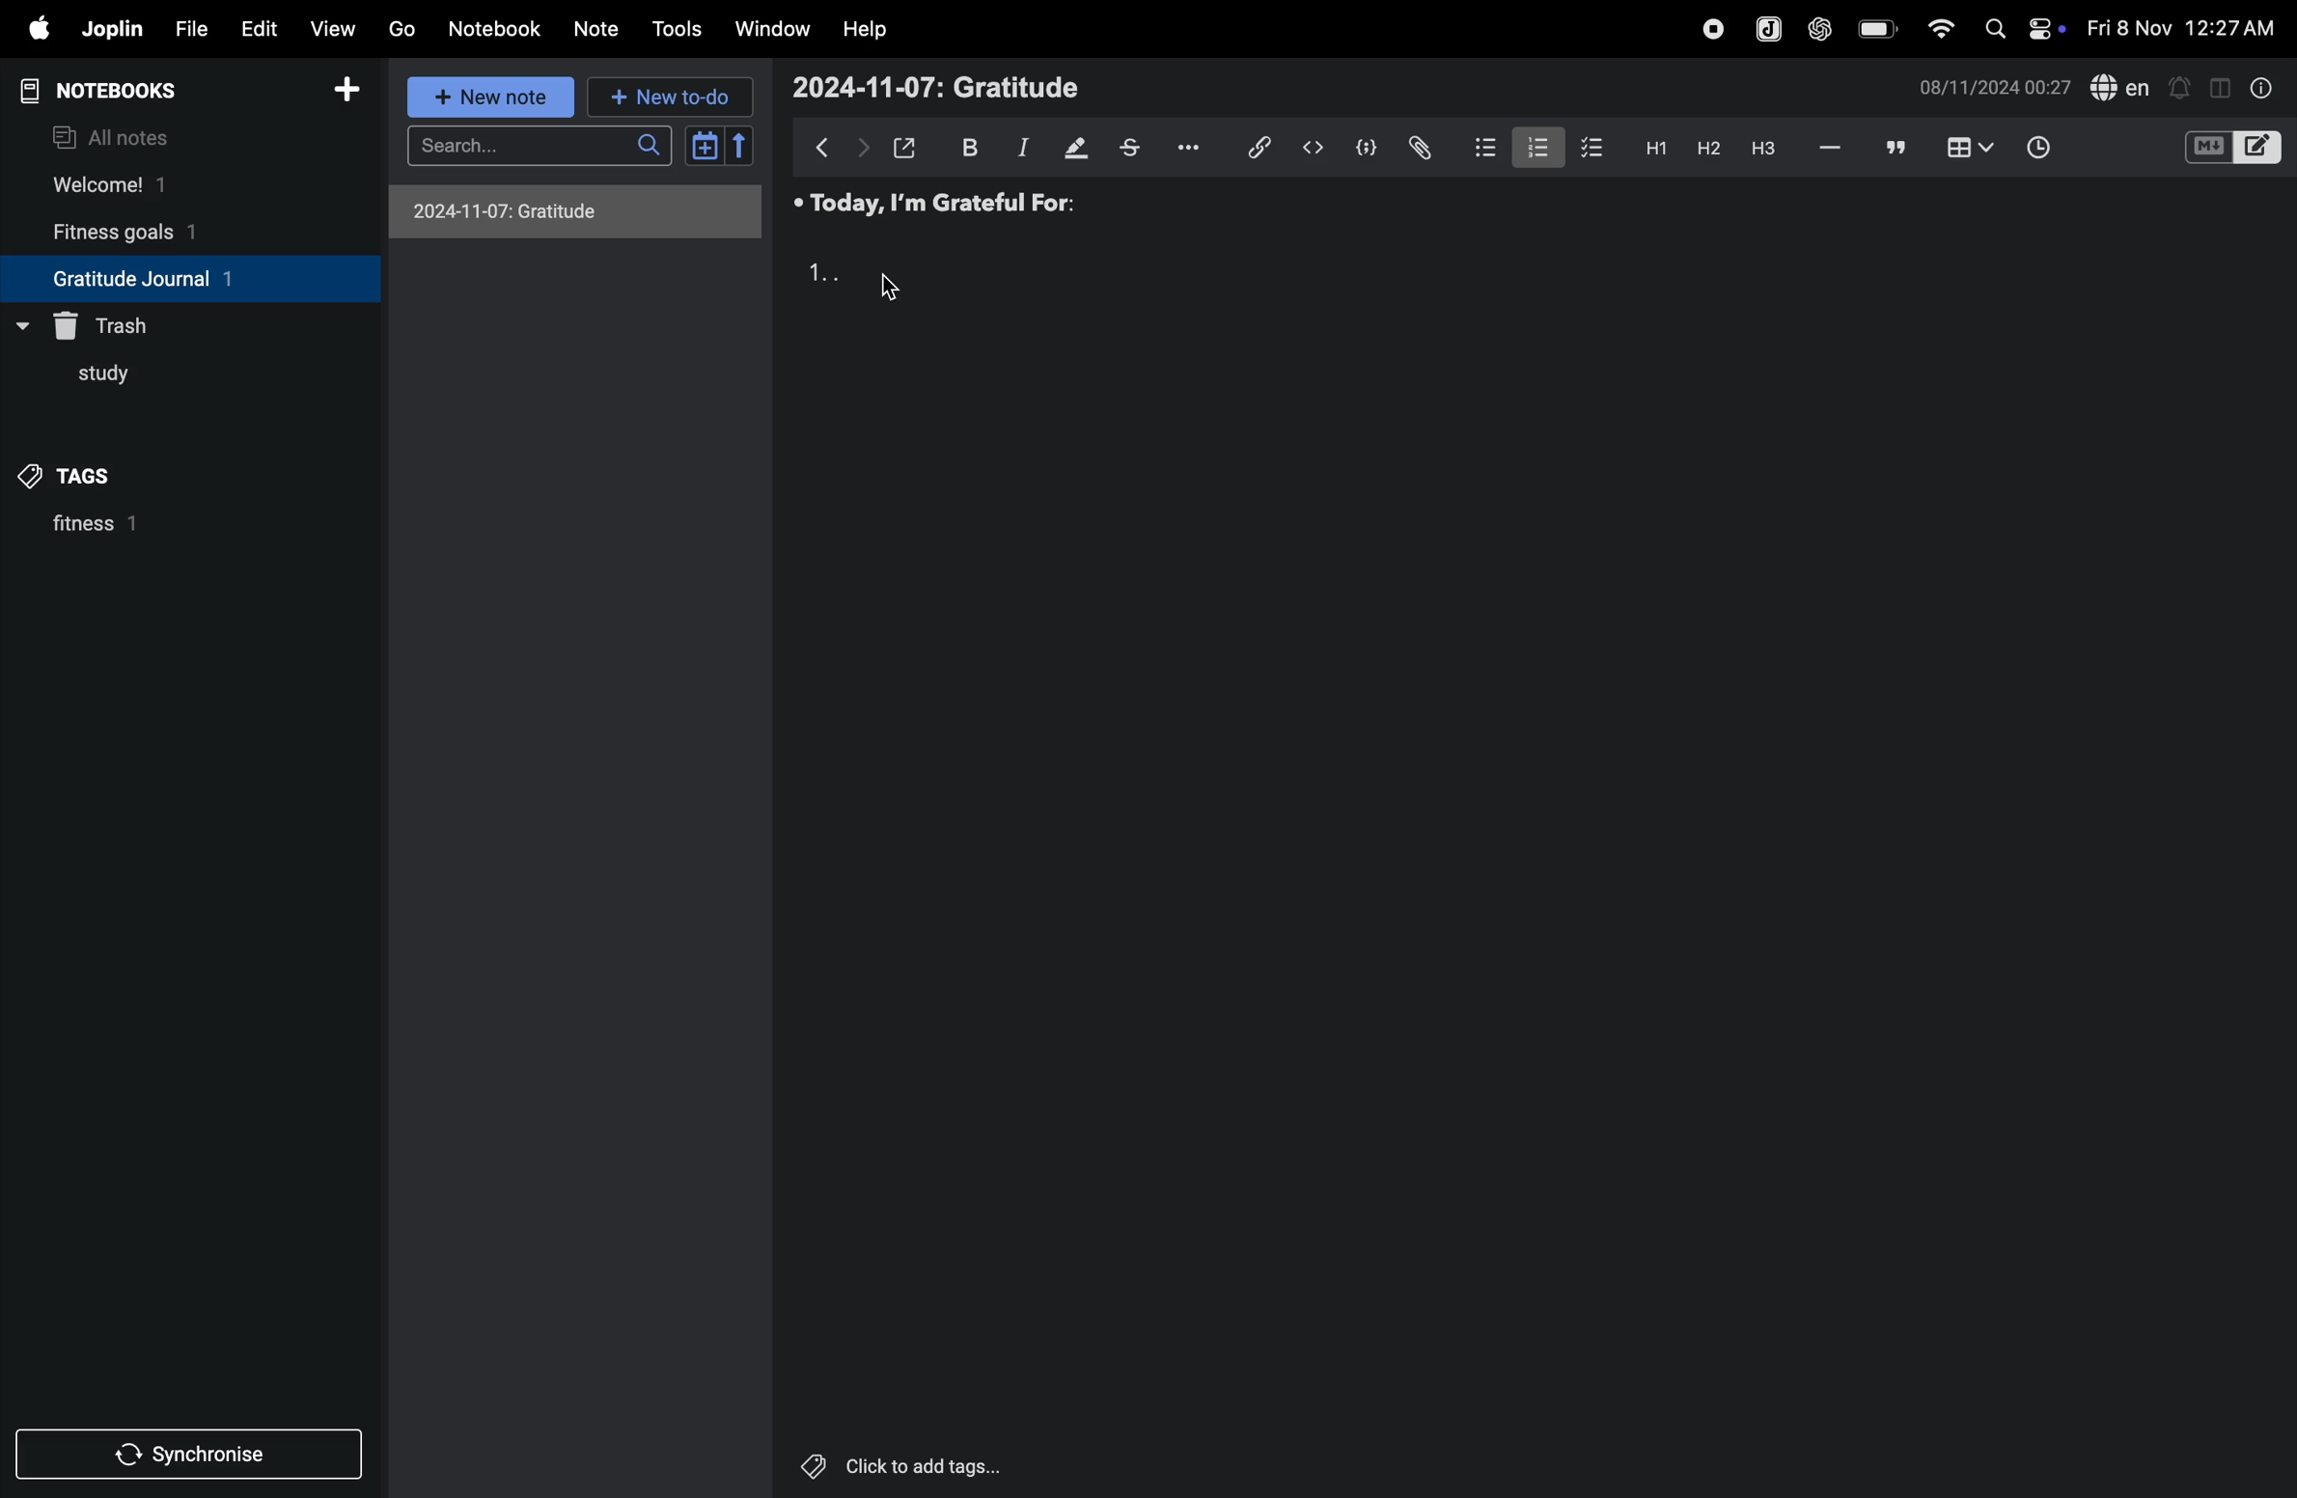  Describe the element at coordinates (2220, 86) in the screenshot. I see `toogle window` at that location.